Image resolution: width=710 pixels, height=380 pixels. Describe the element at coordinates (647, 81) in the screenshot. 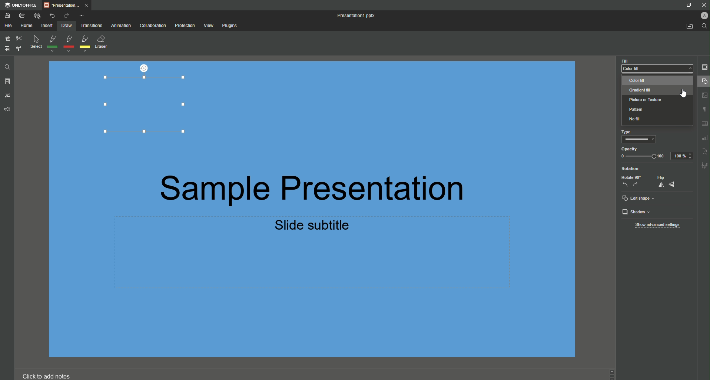

I see `Color Fill` at that location.